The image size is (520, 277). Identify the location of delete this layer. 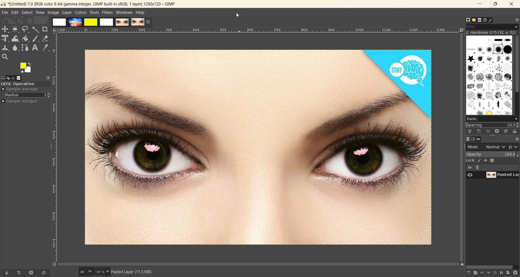
(517, 274).